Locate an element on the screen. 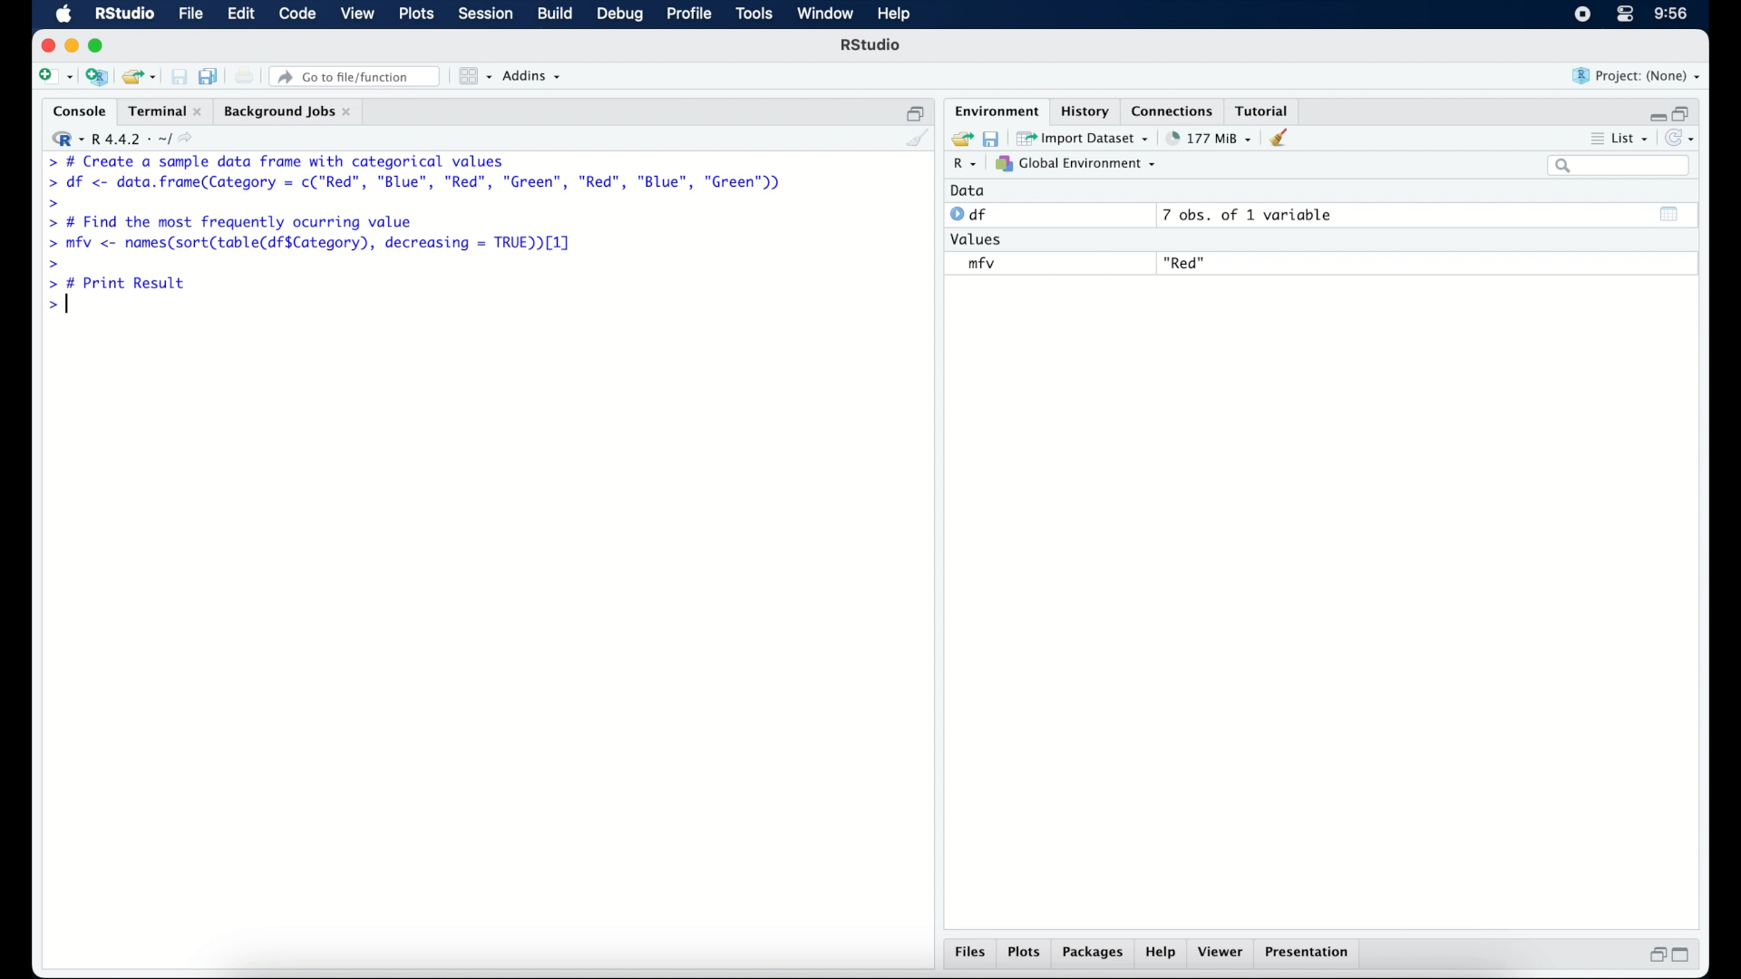 The image size is (1741, 979). presentation is located at coordinates (1311, 954).